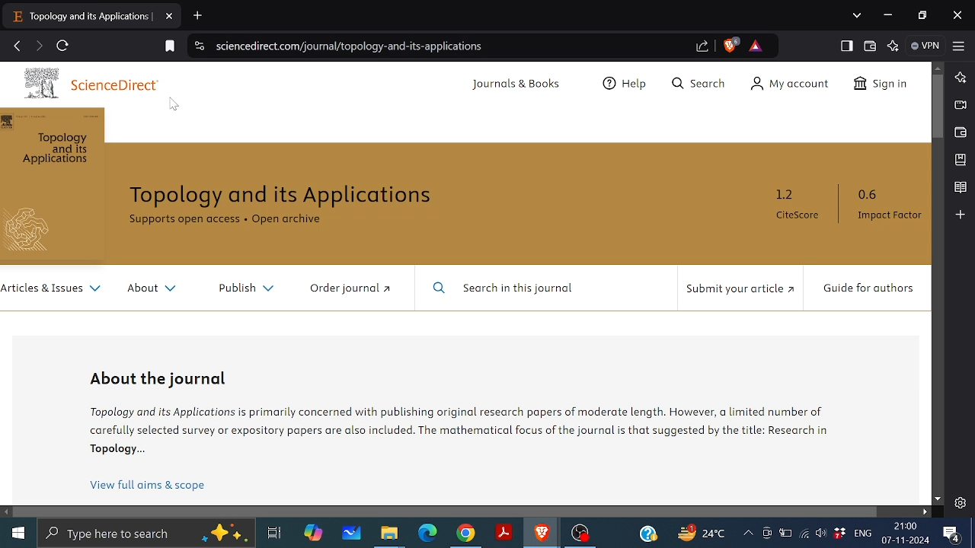 This screenshot has height=548, width=975. Describe the element at coordinates (18, 45) in the screenshot. I see `Go back` at that location.